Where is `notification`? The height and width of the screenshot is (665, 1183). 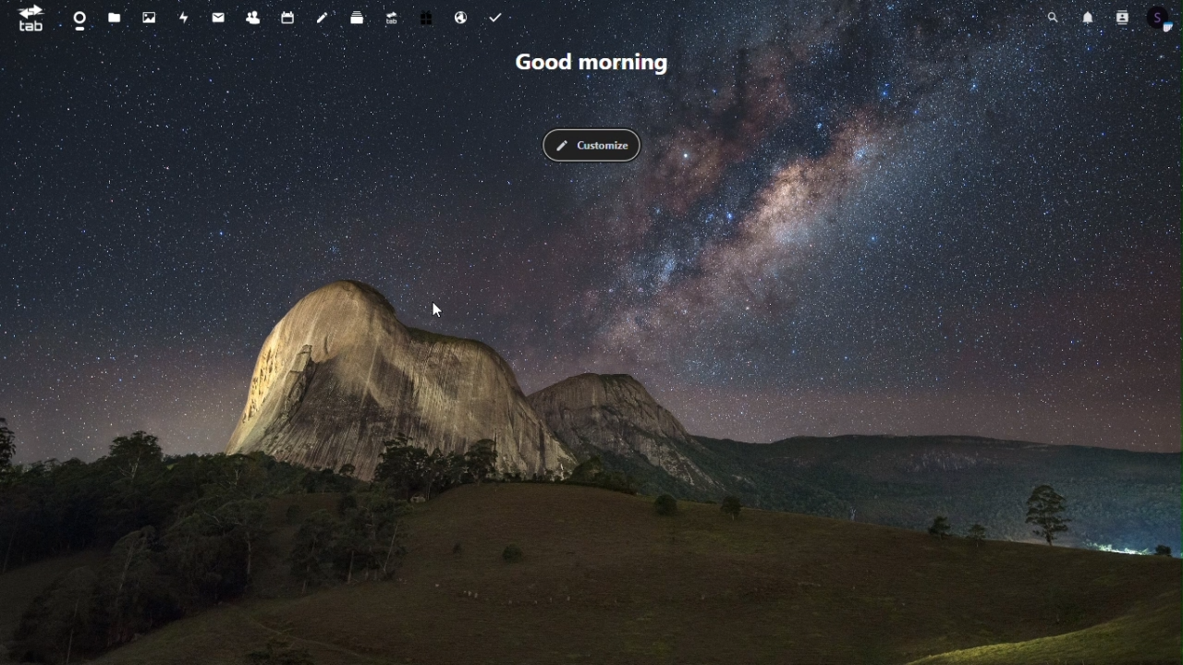 notification is located at coordinates (1086, 17).